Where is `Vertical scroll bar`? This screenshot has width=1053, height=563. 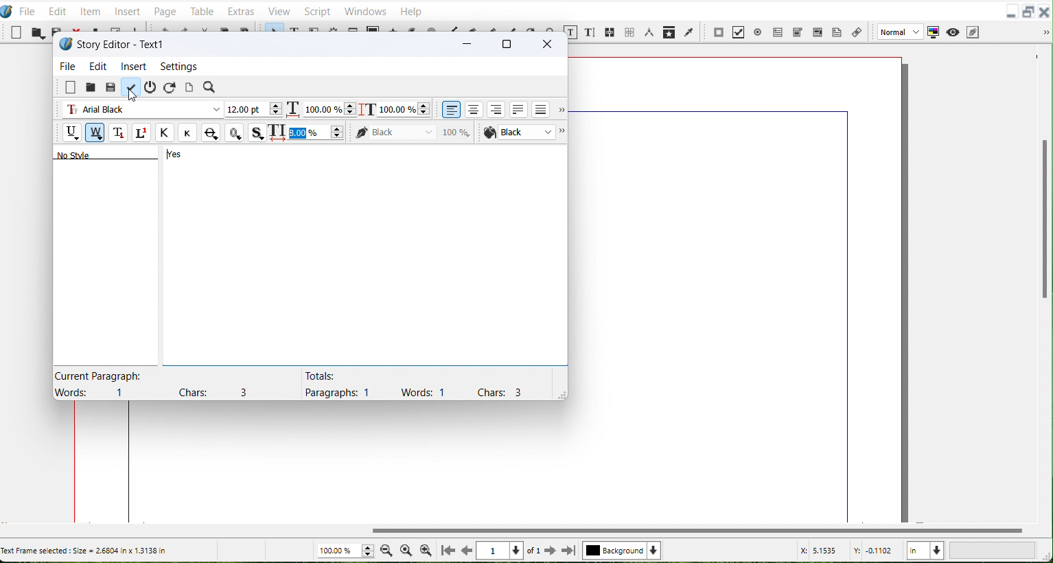
Vertical scroll bar is located at coordinates (1042, 283).